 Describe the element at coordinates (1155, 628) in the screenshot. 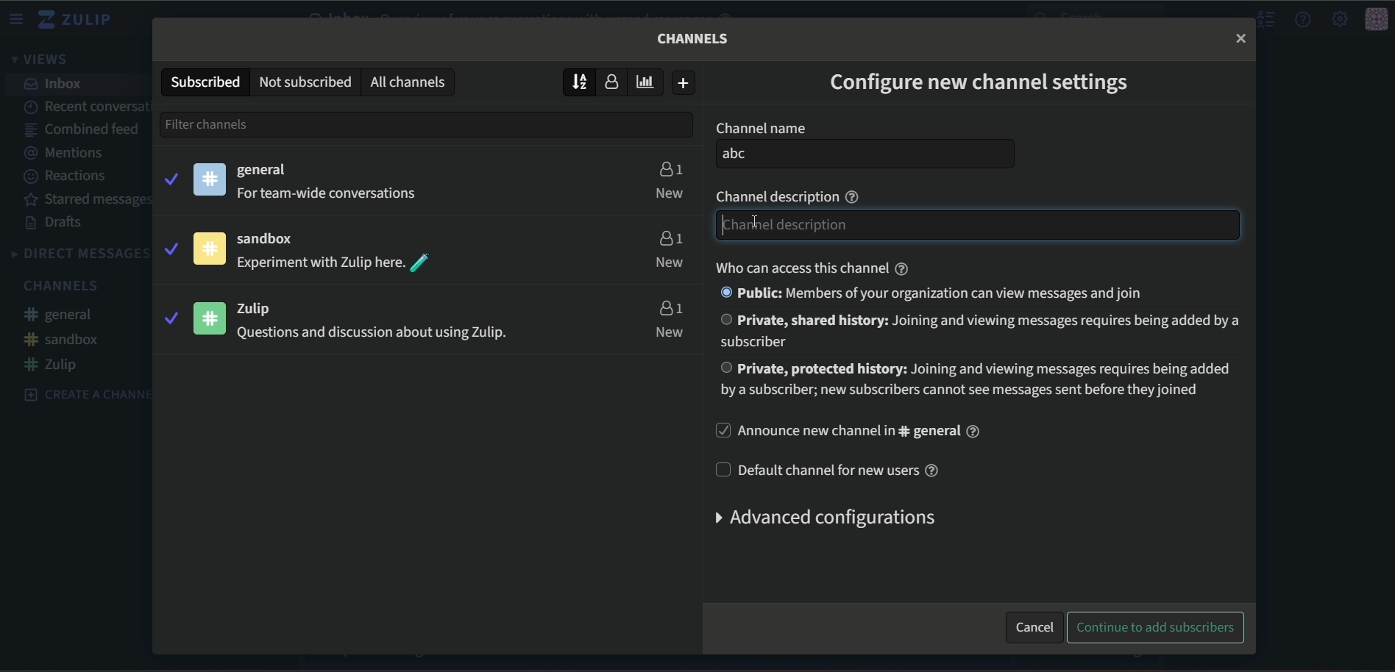

I see `continue to add subscribers` at that location.